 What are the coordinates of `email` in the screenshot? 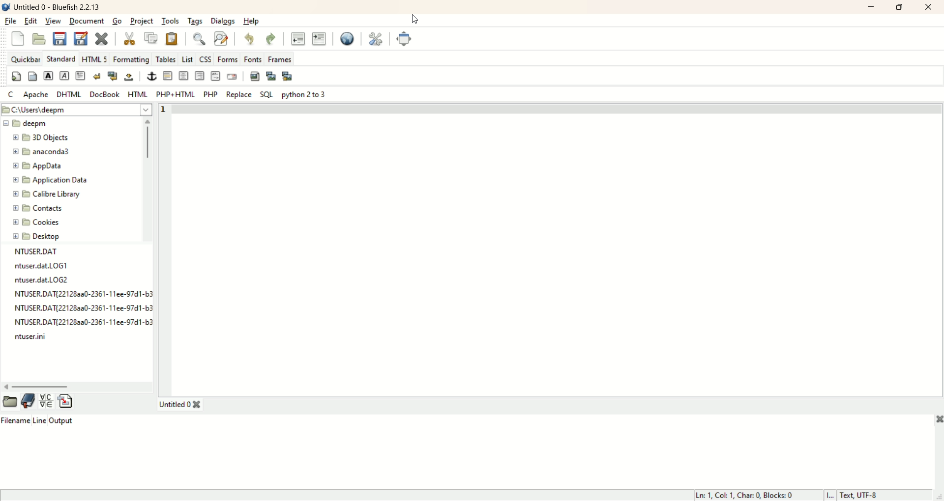 It's located at (232, 77).